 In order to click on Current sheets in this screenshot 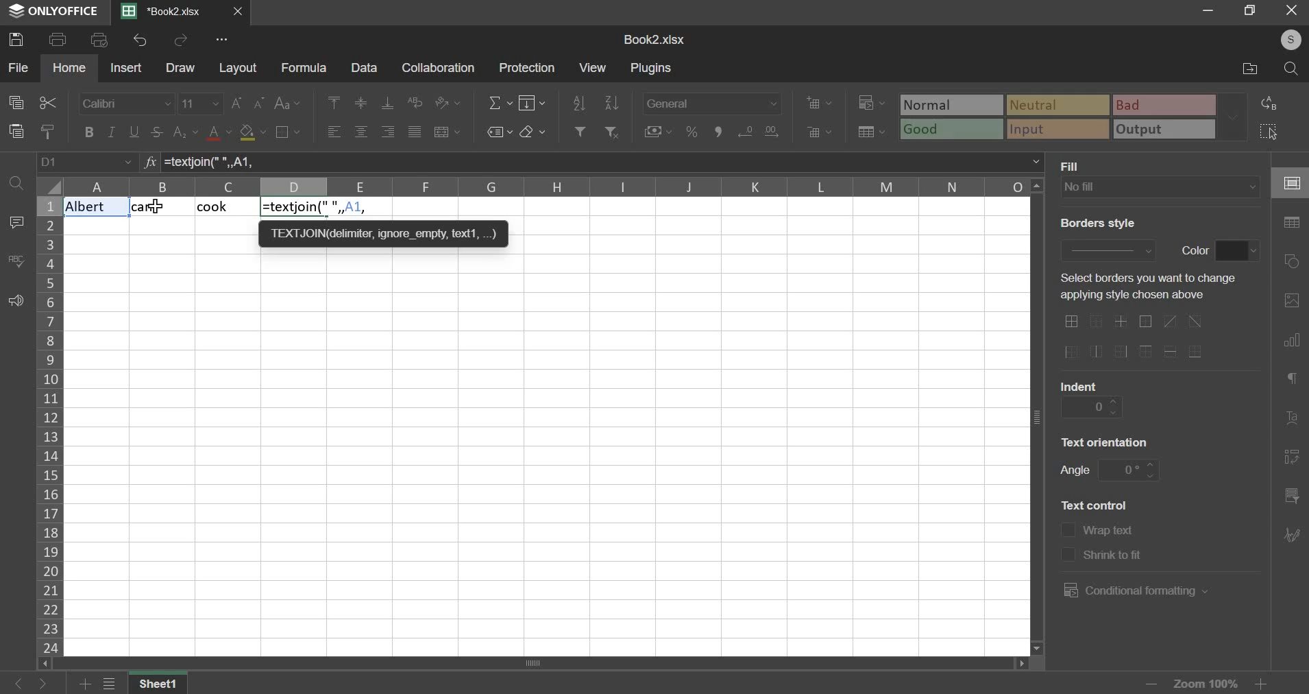, I will do `click(168, 12)`.